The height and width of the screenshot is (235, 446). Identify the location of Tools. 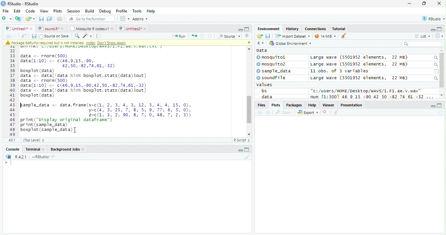
(137, 11).